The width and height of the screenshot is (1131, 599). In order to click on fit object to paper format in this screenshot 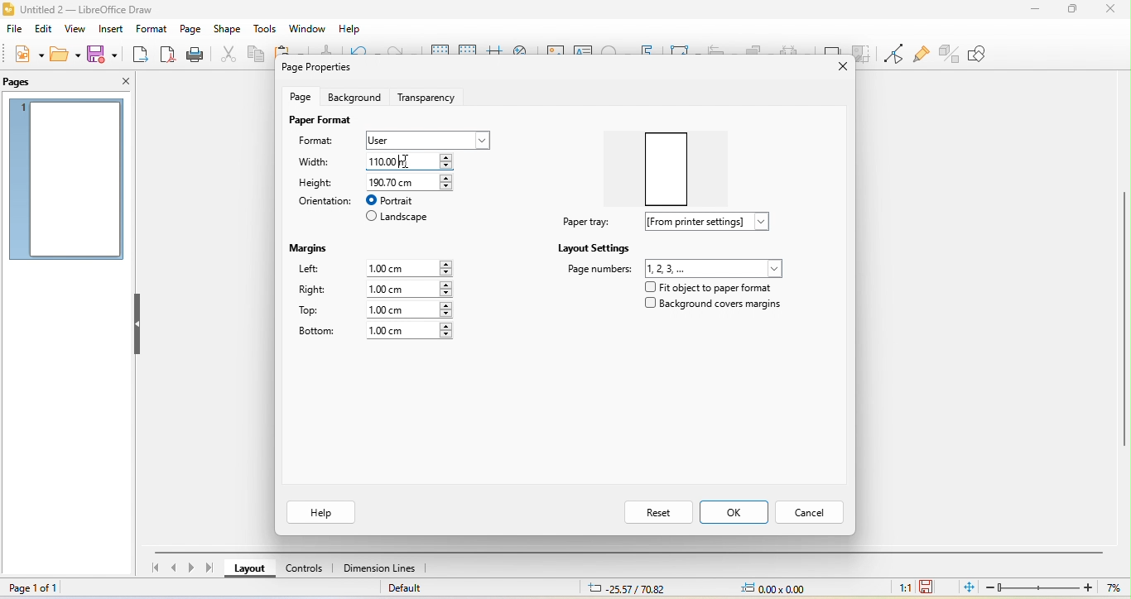, I will do `click(706, 287)`.